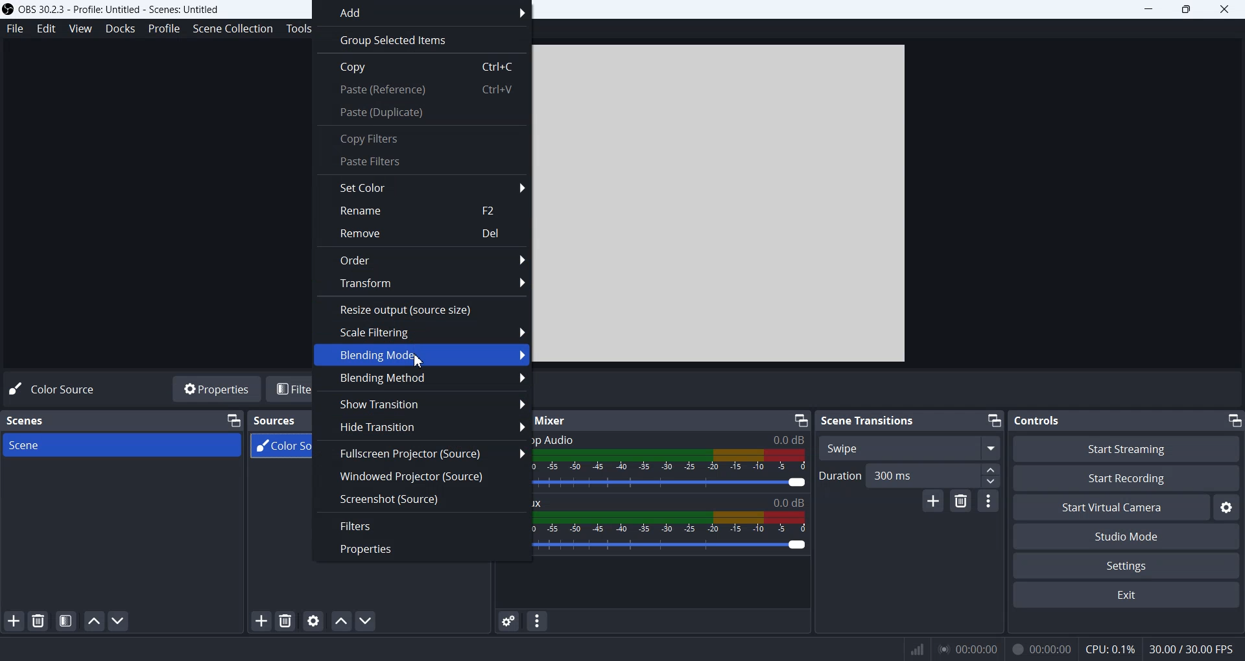 Image resolution: width=1245 pixels, height=661 pixels. What do you see at coordinates (1229, 507) in the screenshot?
I see `Settings` at bounding box center [1229, 507].